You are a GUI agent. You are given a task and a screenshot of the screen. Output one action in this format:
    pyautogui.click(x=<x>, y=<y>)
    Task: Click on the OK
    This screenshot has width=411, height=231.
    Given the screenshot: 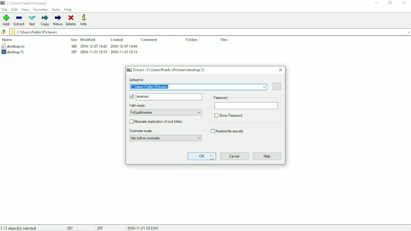 What is the action you would take?
    pyautogui.click(x=202, y=157)
    